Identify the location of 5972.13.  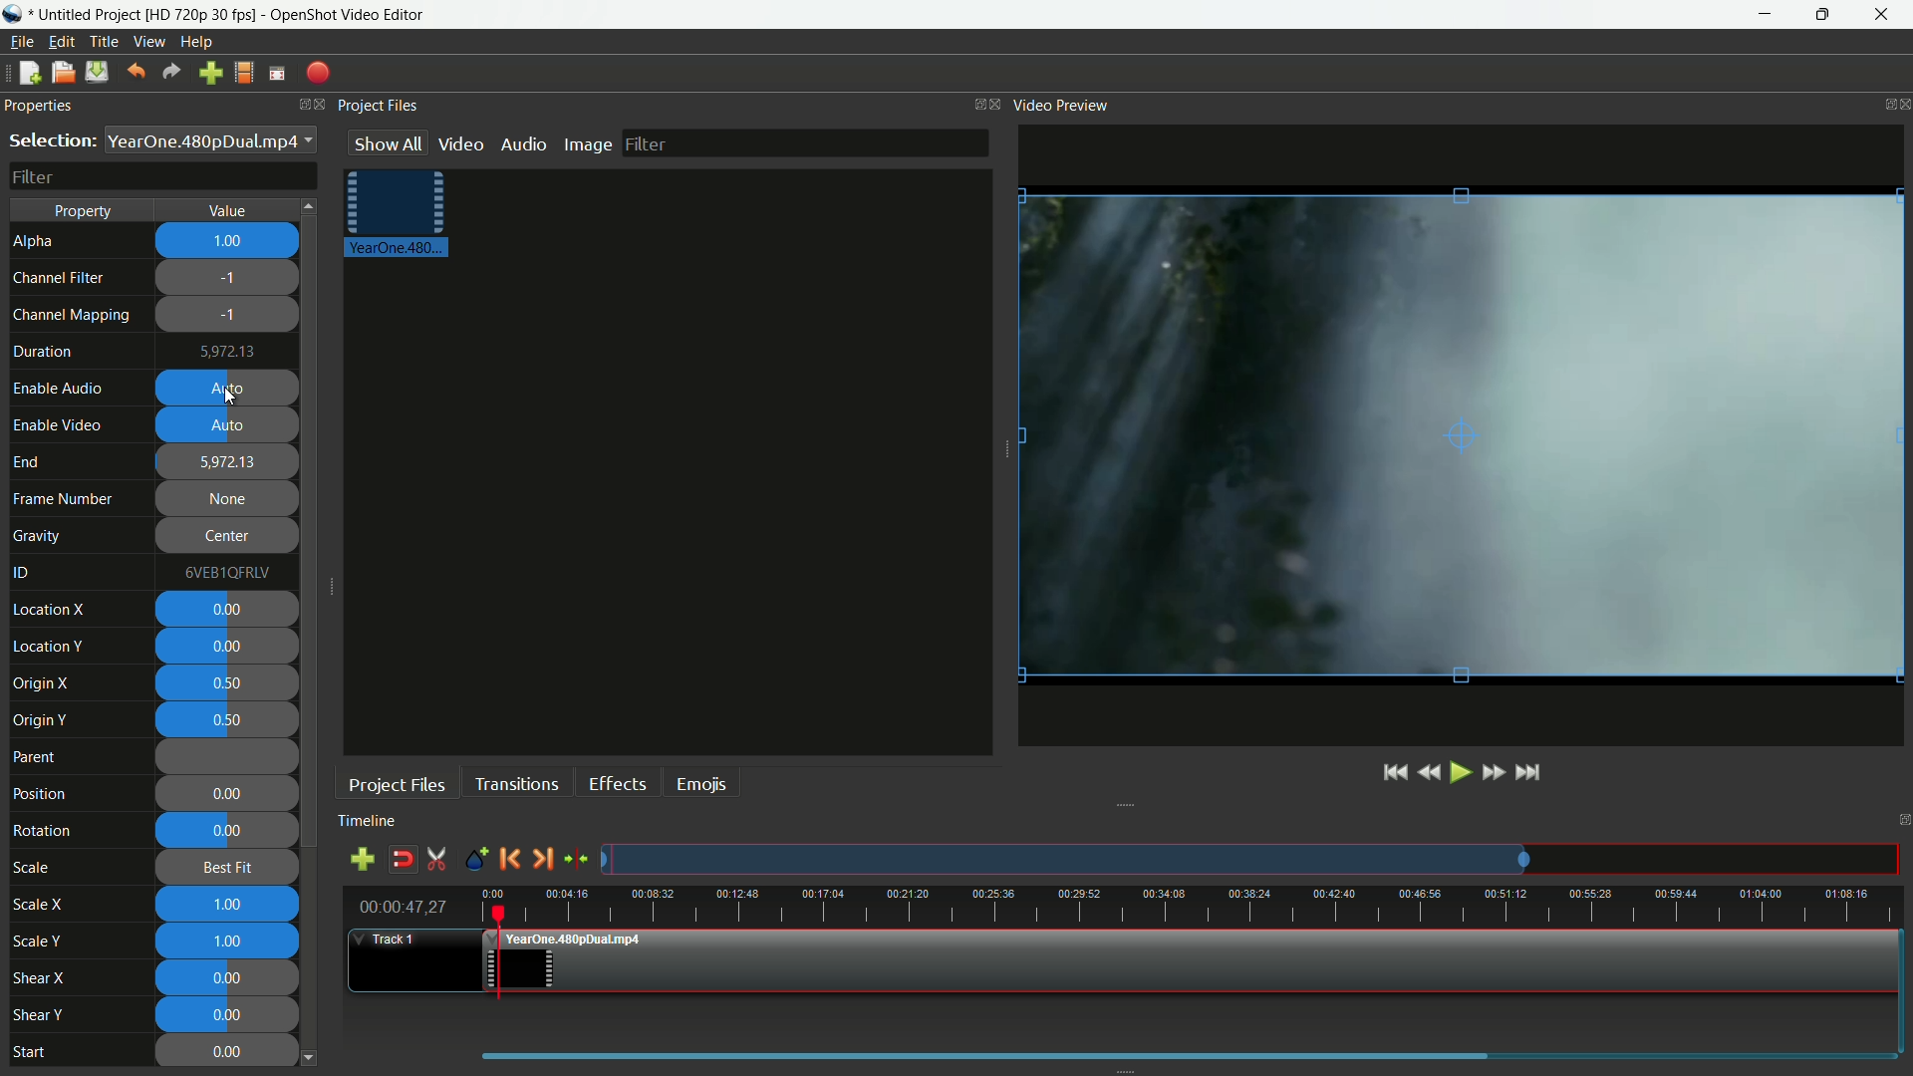
(232, 353).